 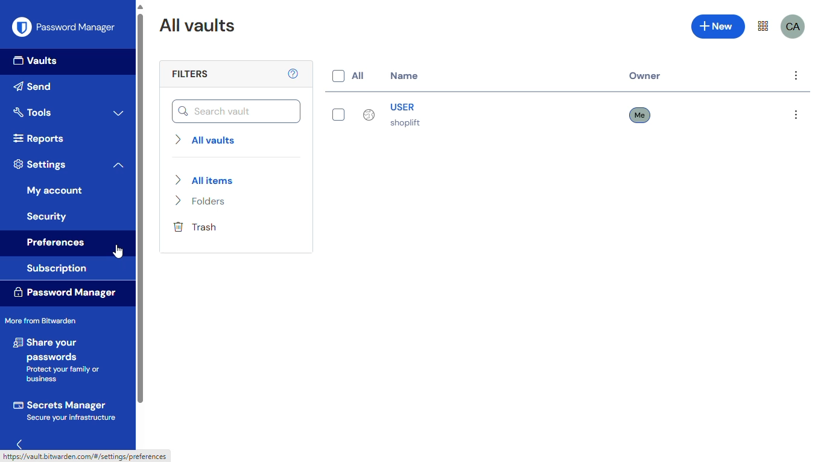 I want to click on all items, so click(x=204, y=180).